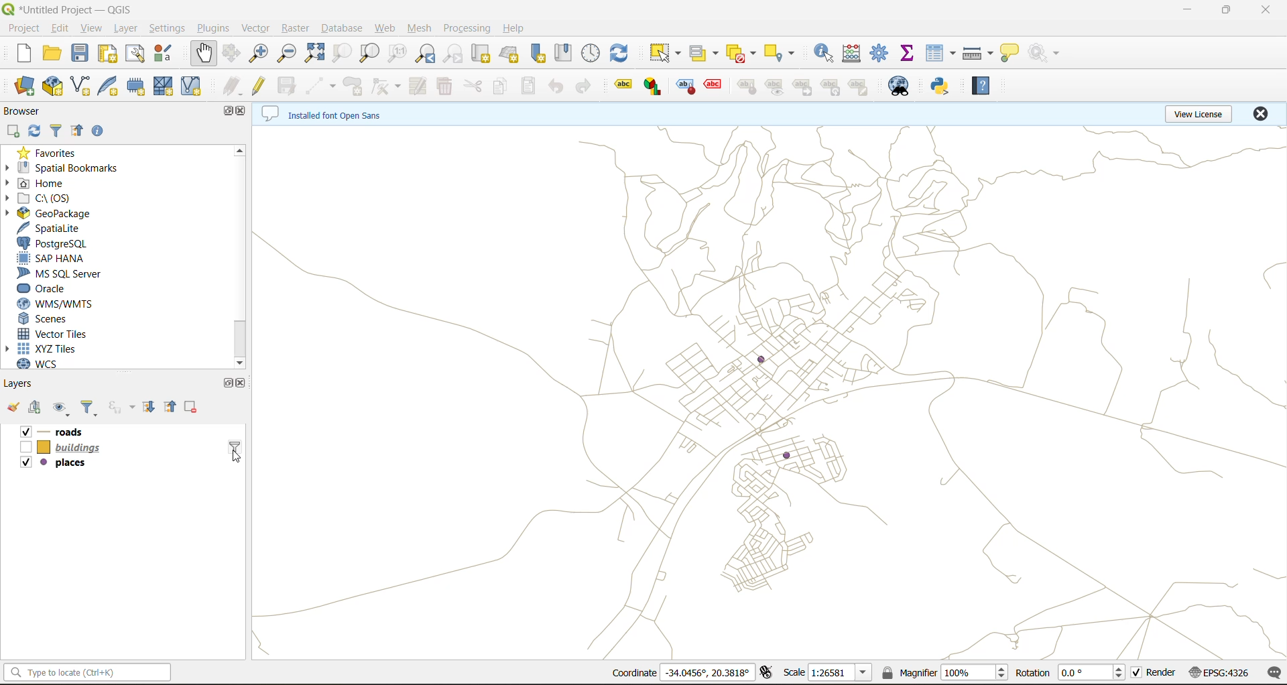 This screenshot has height=685, width=1287. What do you see at coordinates (402, 53) in the screenshot?
I see `zoom native` at bounding box center [402, 53].